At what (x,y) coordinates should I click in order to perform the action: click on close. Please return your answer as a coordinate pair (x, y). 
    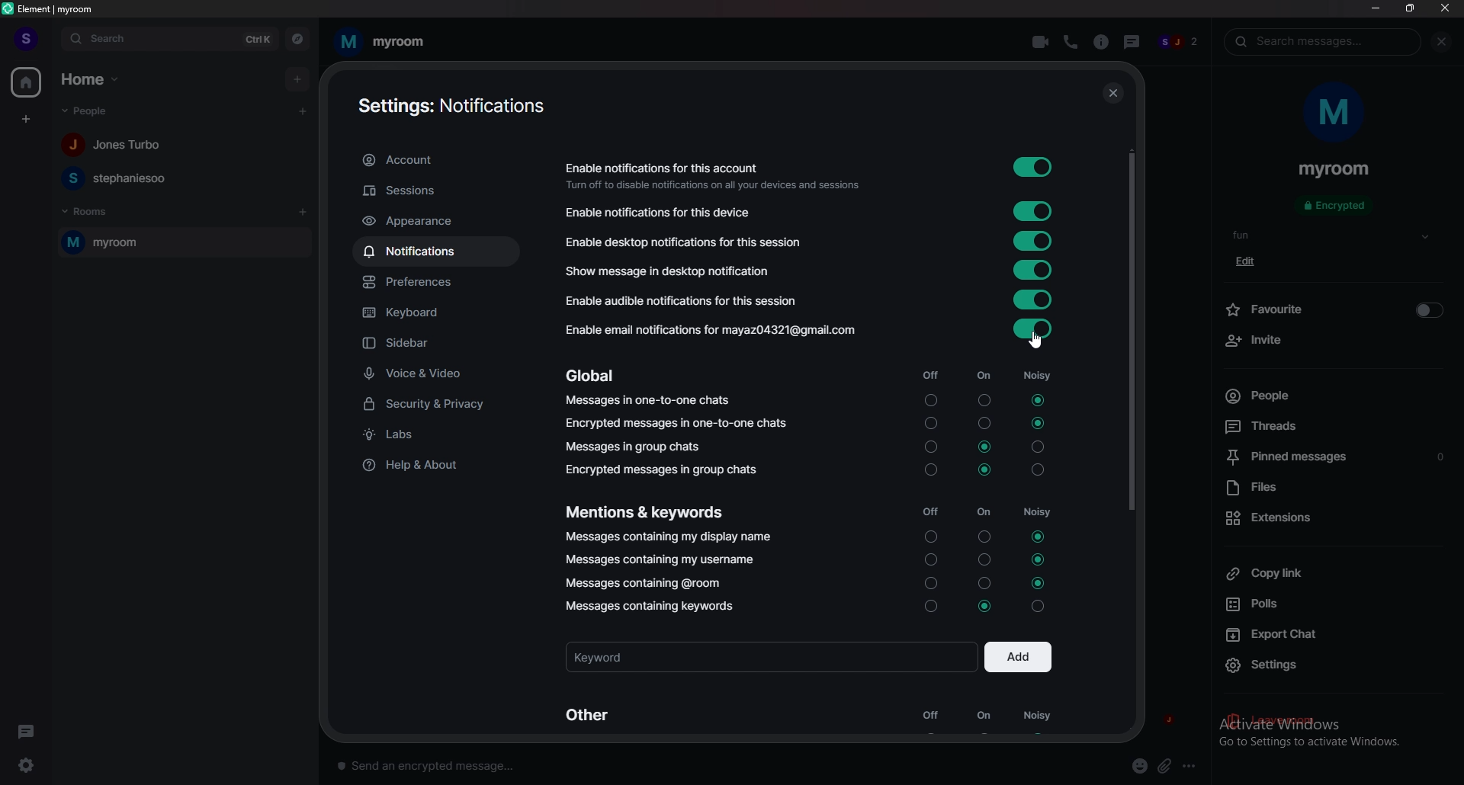
    Looking at the image, I should click on (1444, 8).